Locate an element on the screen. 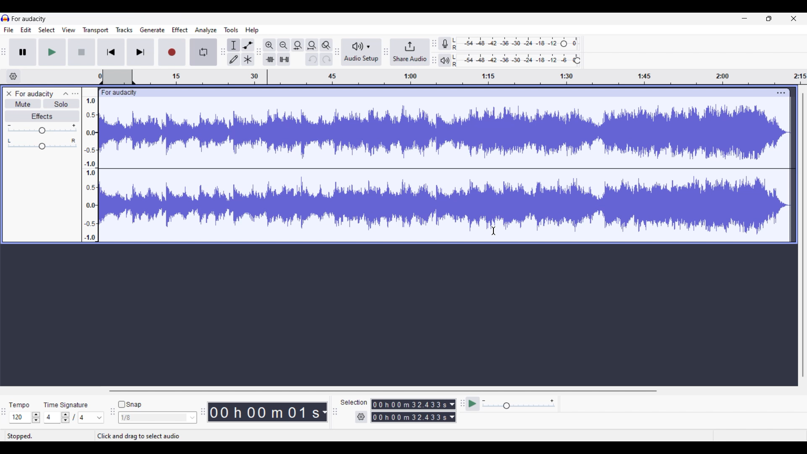 This screenshot has width=807, height=454. Header to change playback level is located at coordinates (578, 61).